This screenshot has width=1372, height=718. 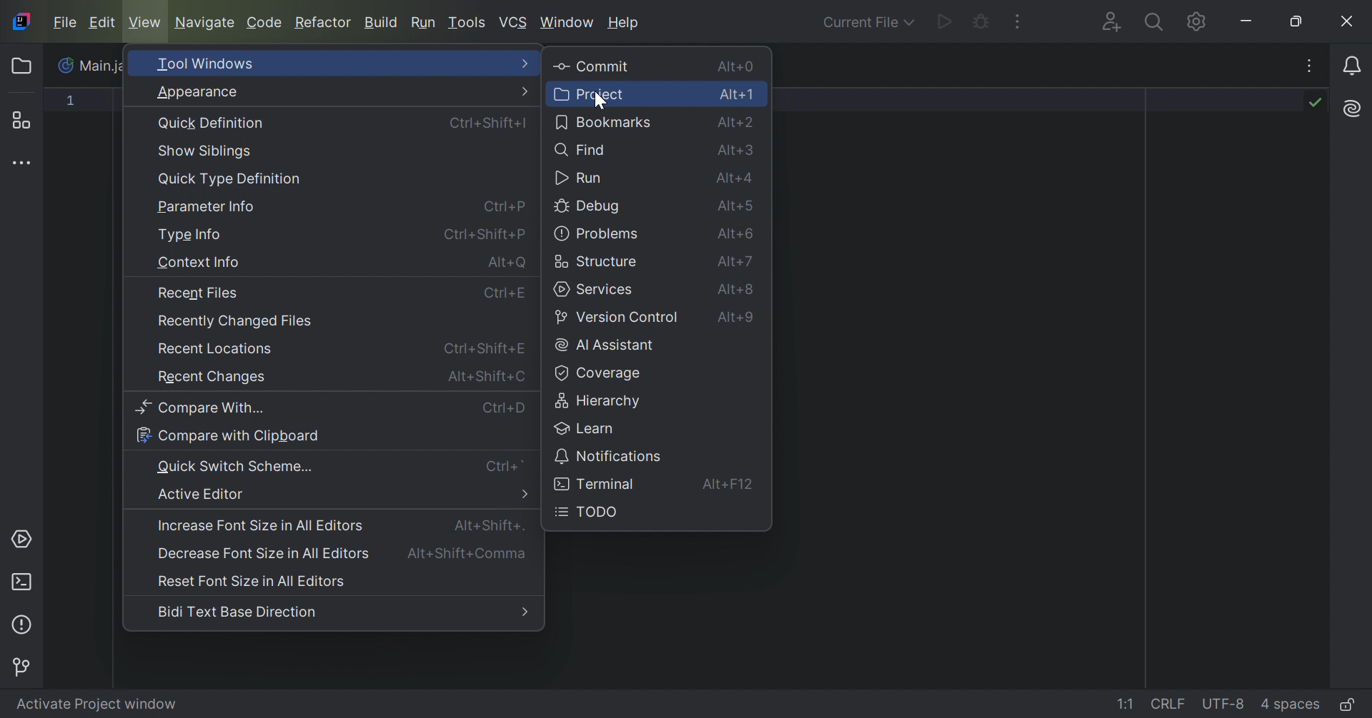 I want to click on More, so click(x=526, y=495).